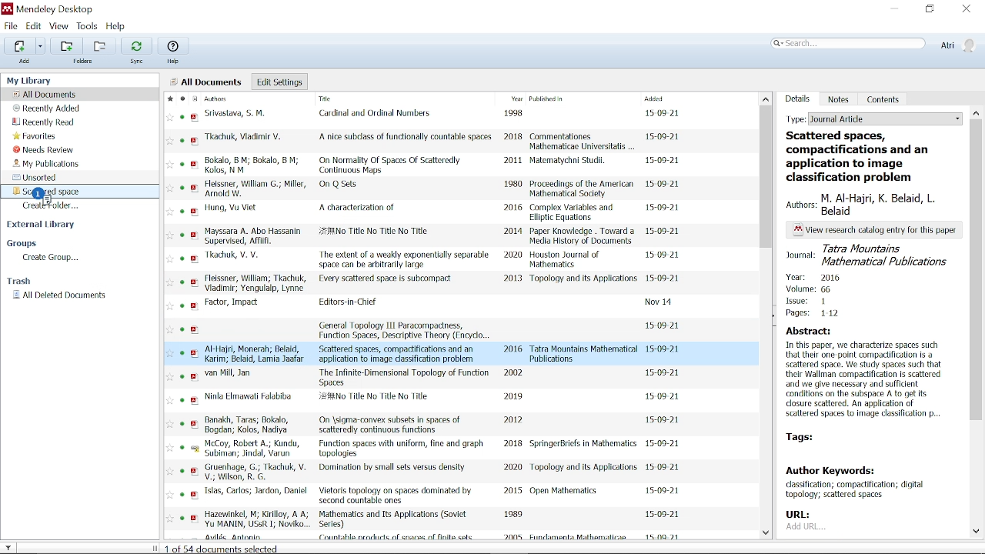 This screenshot has width=985, height=554. Describe the element at coordinates (392, 469) in the screenshot. I see `title` at that location.